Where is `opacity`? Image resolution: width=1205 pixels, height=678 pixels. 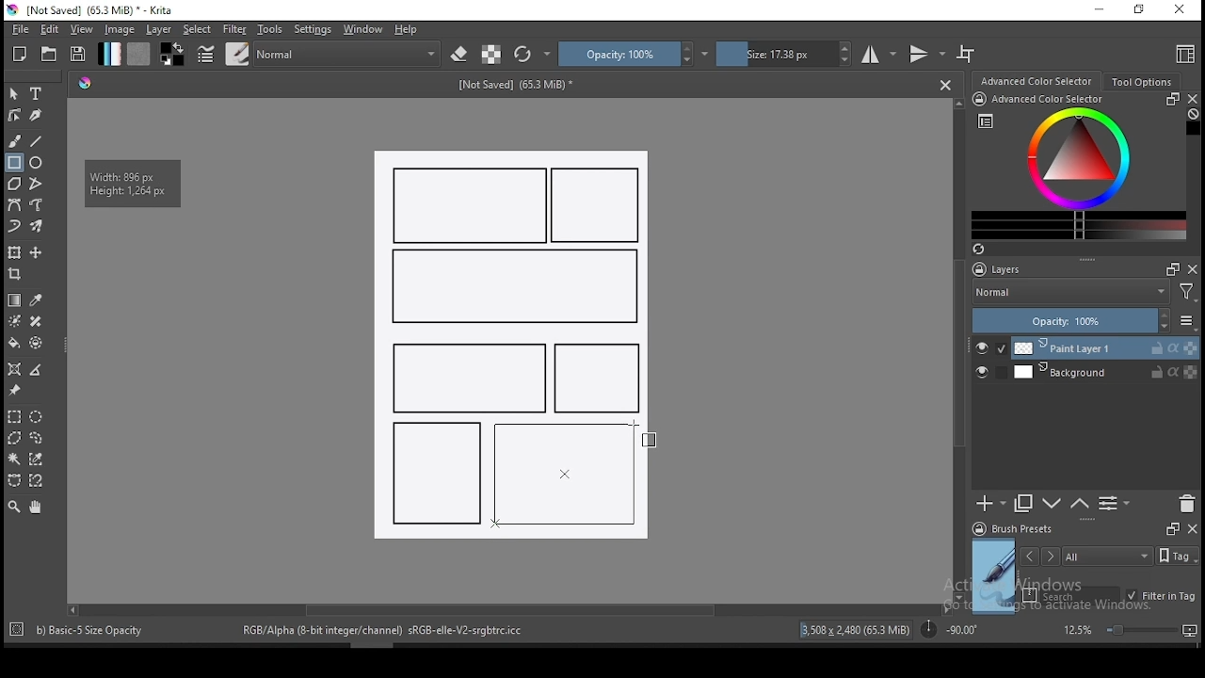
opacity is located at coordinates (634, 54).